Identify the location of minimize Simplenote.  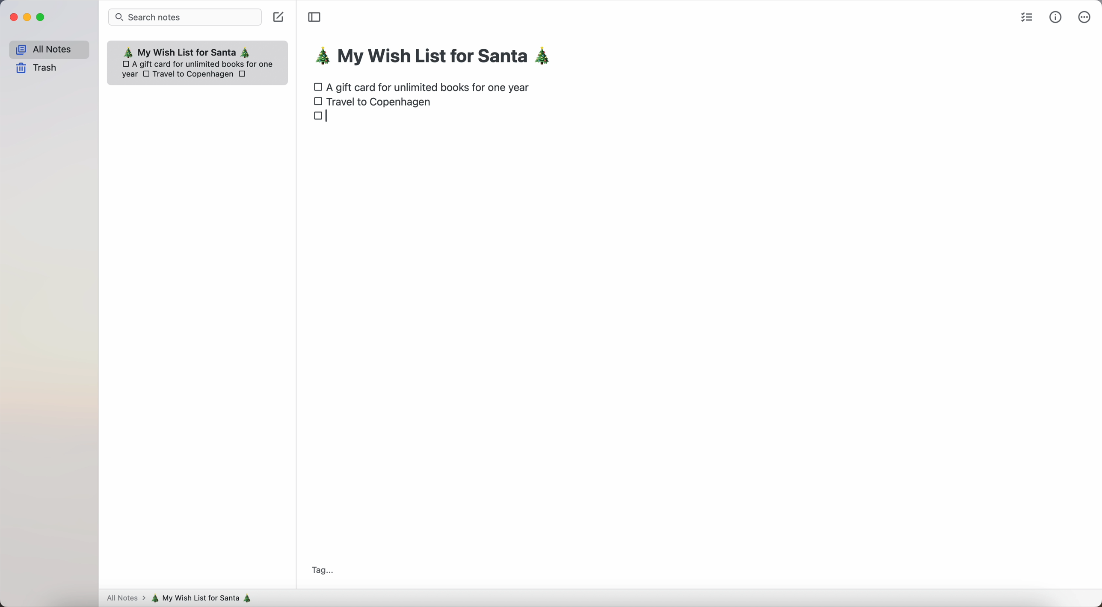
(27, 18).